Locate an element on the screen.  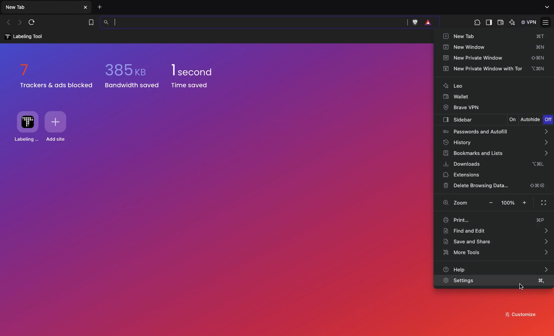
Sidebar is located at coordinates (471, 120).